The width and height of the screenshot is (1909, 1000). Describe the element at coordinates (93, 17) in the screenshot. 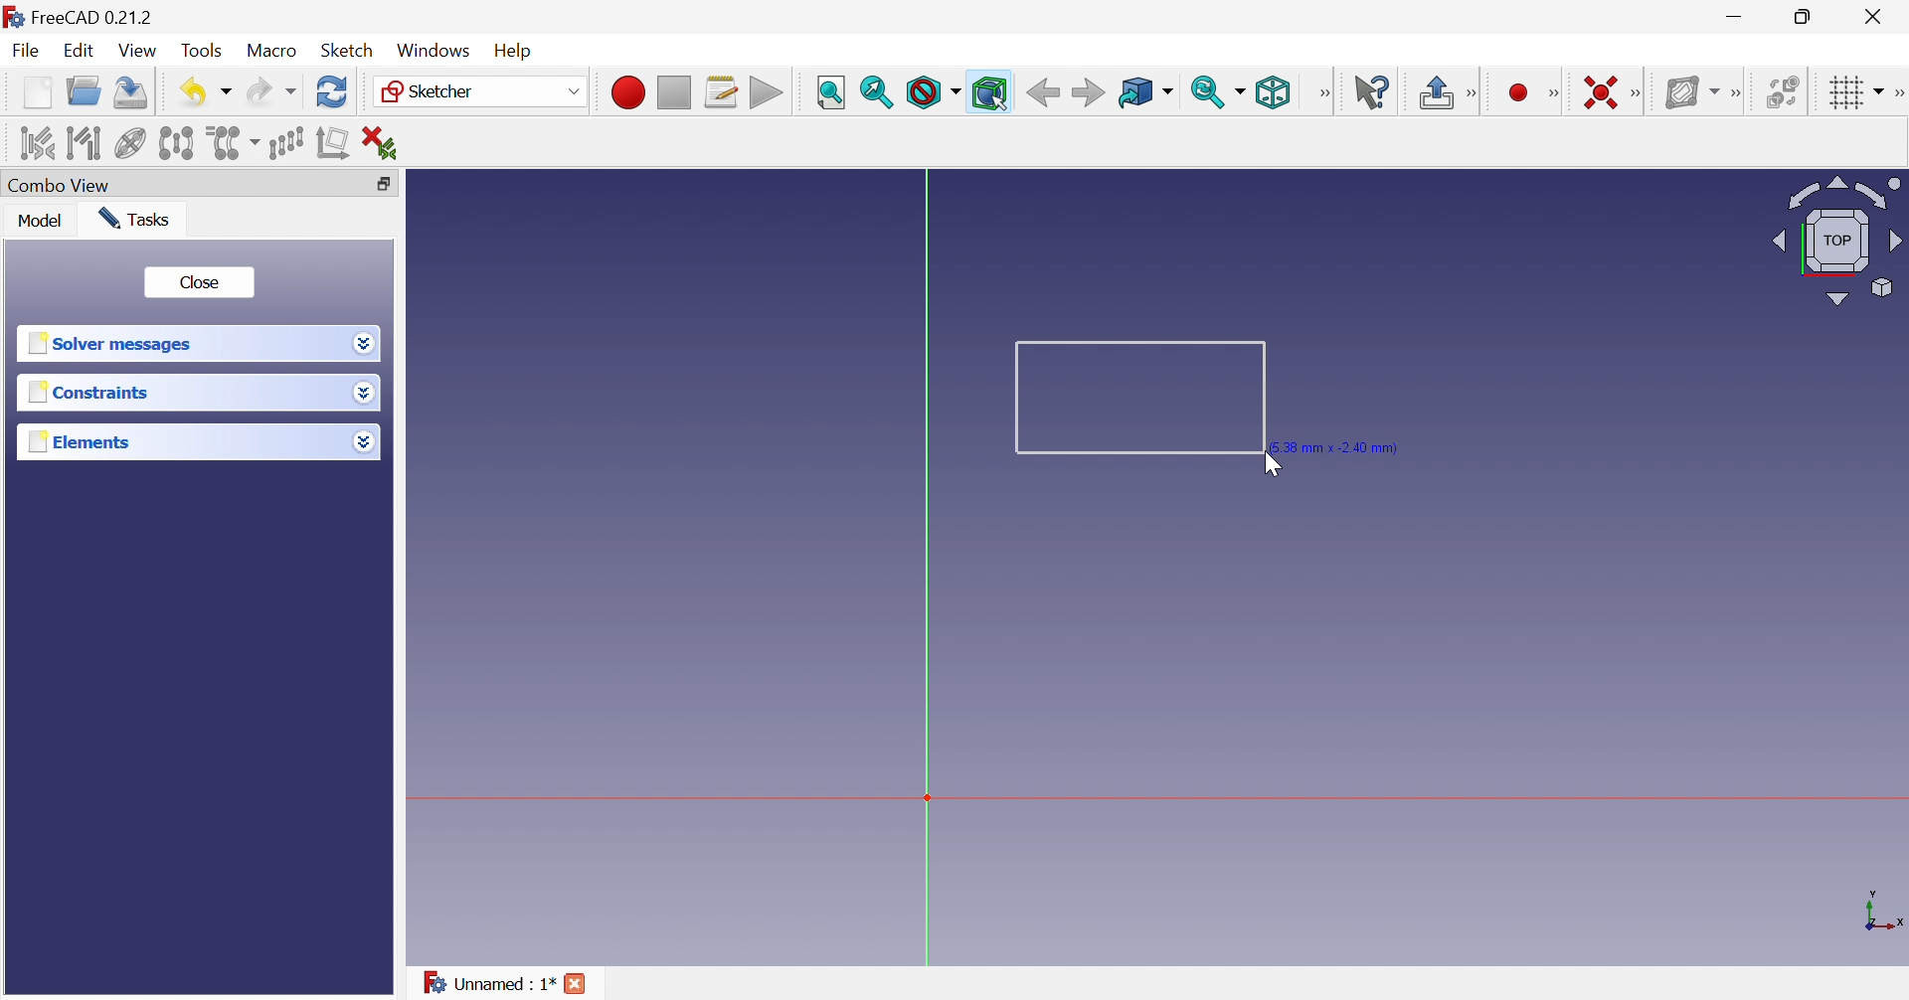

I see `FreeCAD 0.21.2` at that location.